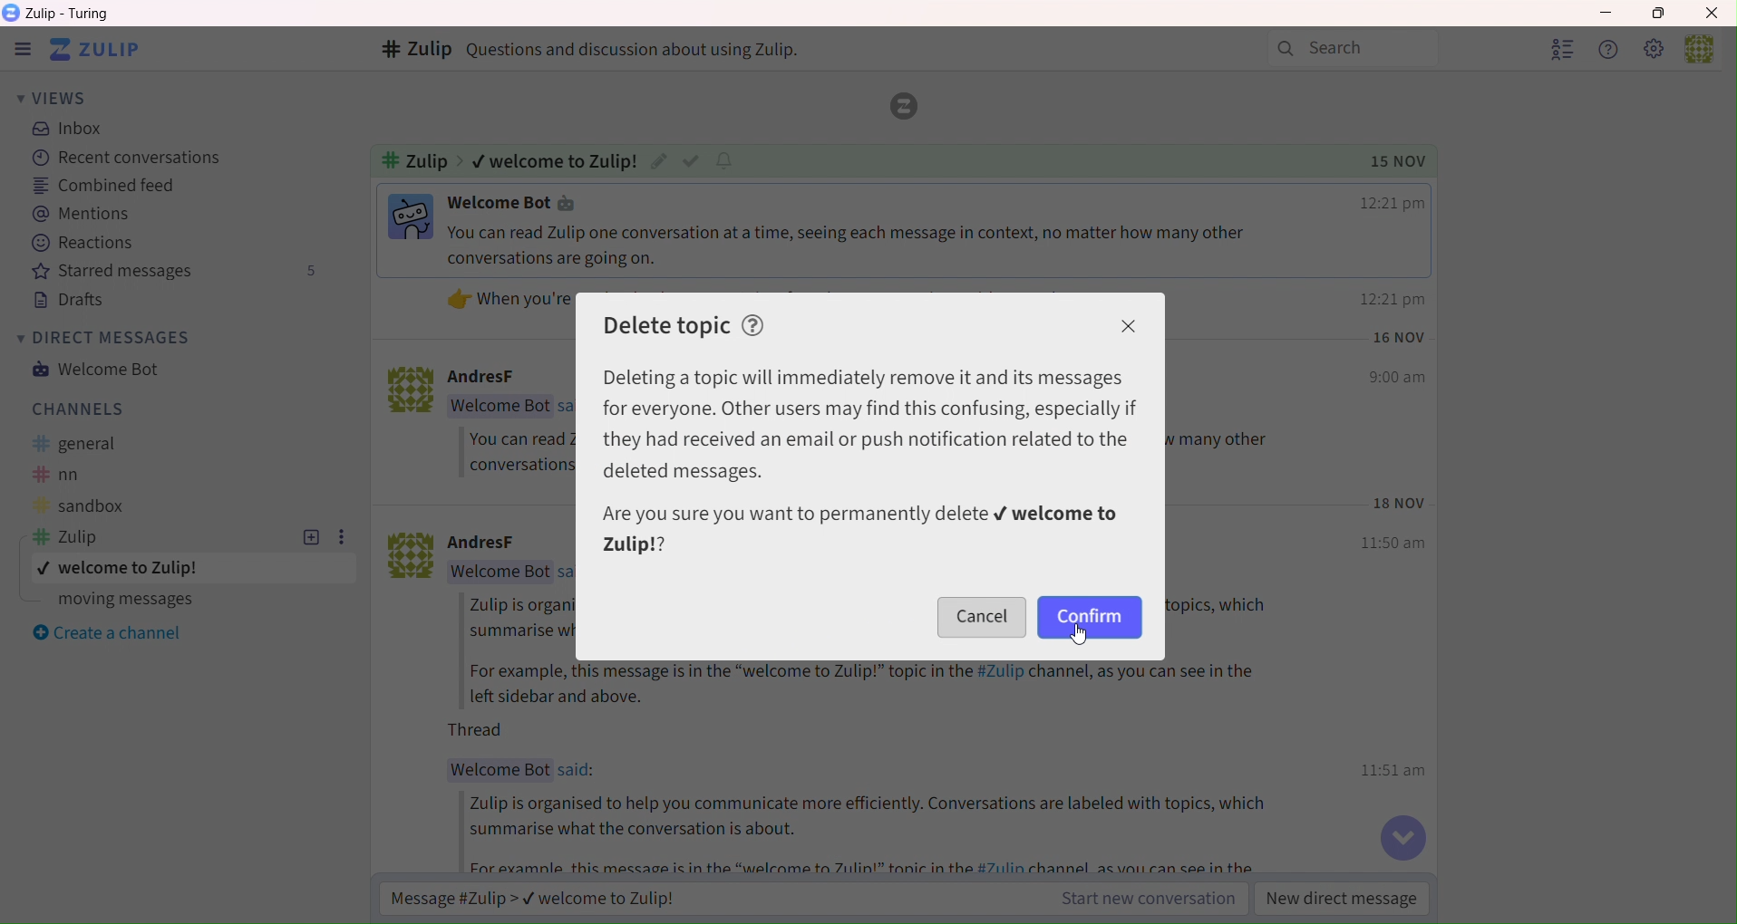 The height and width of the screenshot is (924, 1737). I want to click on user, so click(1695, 53).